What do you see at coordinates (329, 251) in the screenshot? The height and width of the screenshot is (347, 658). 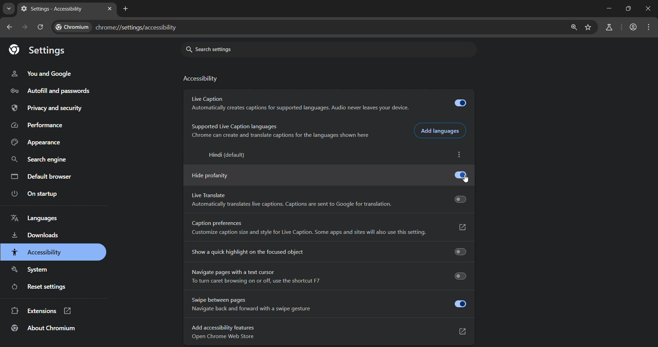 I see `show a quick highlight on the focused object` at bounding box center [329, 251].